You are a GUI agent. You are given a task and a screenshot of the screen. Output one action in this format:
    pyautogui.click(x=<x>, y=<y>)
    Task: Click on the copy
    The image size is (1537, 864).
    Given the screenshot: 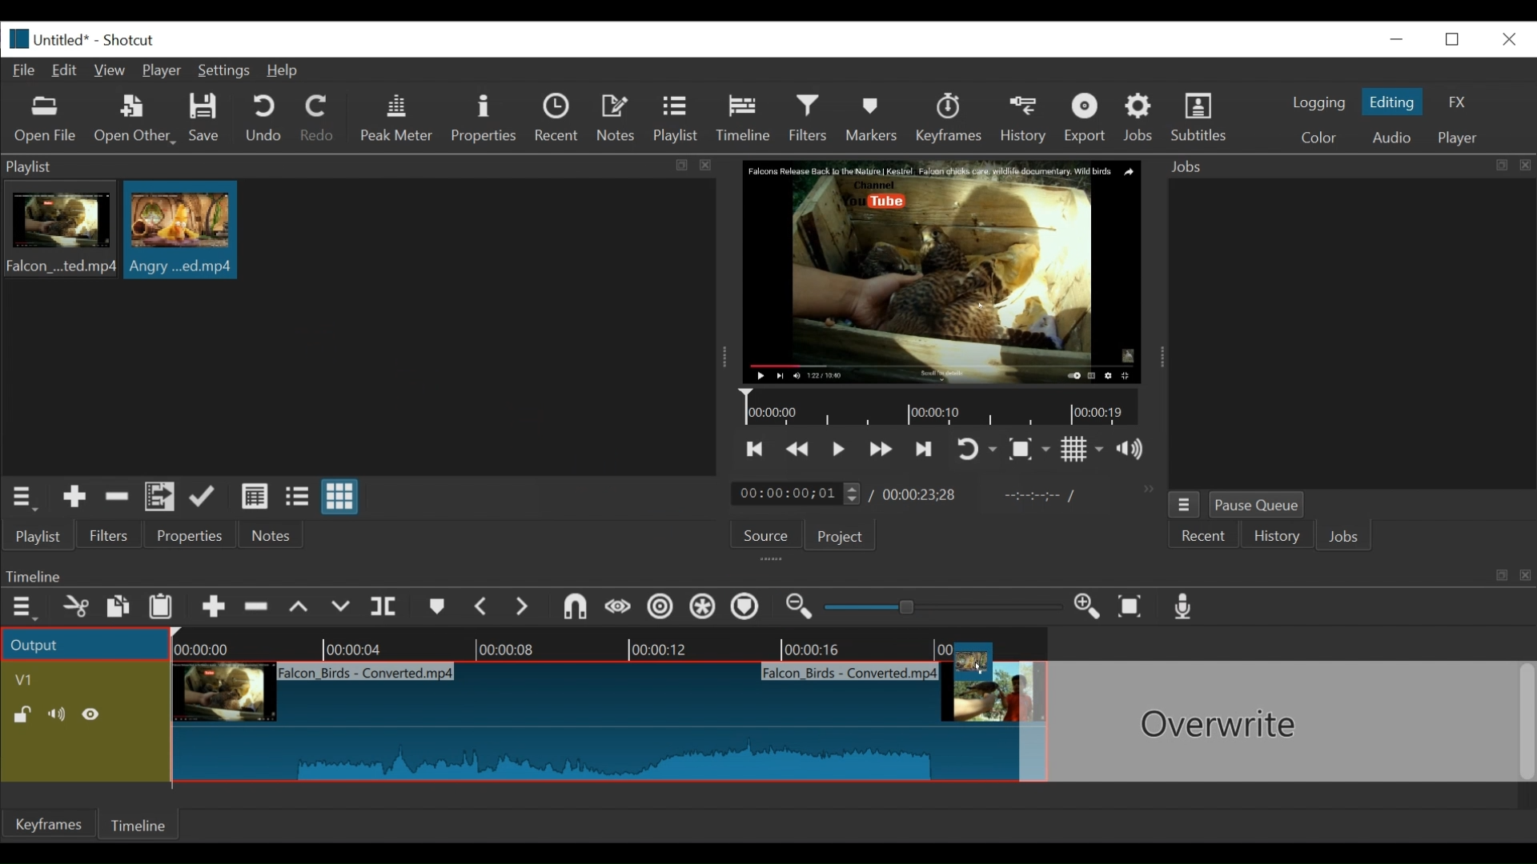 What is the action you would take?
    pyautogui.click(x=119, y=609)
    